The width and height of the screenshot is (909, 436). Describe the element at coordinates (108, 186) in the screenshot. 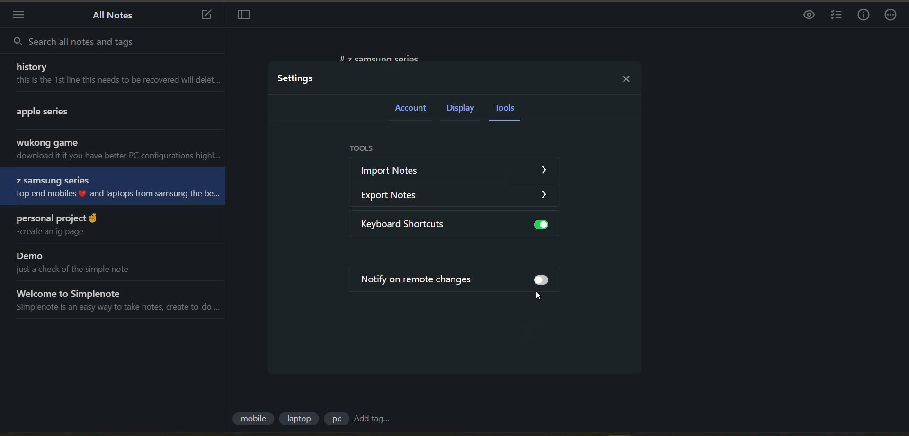

I see `note title and preview` at that location.